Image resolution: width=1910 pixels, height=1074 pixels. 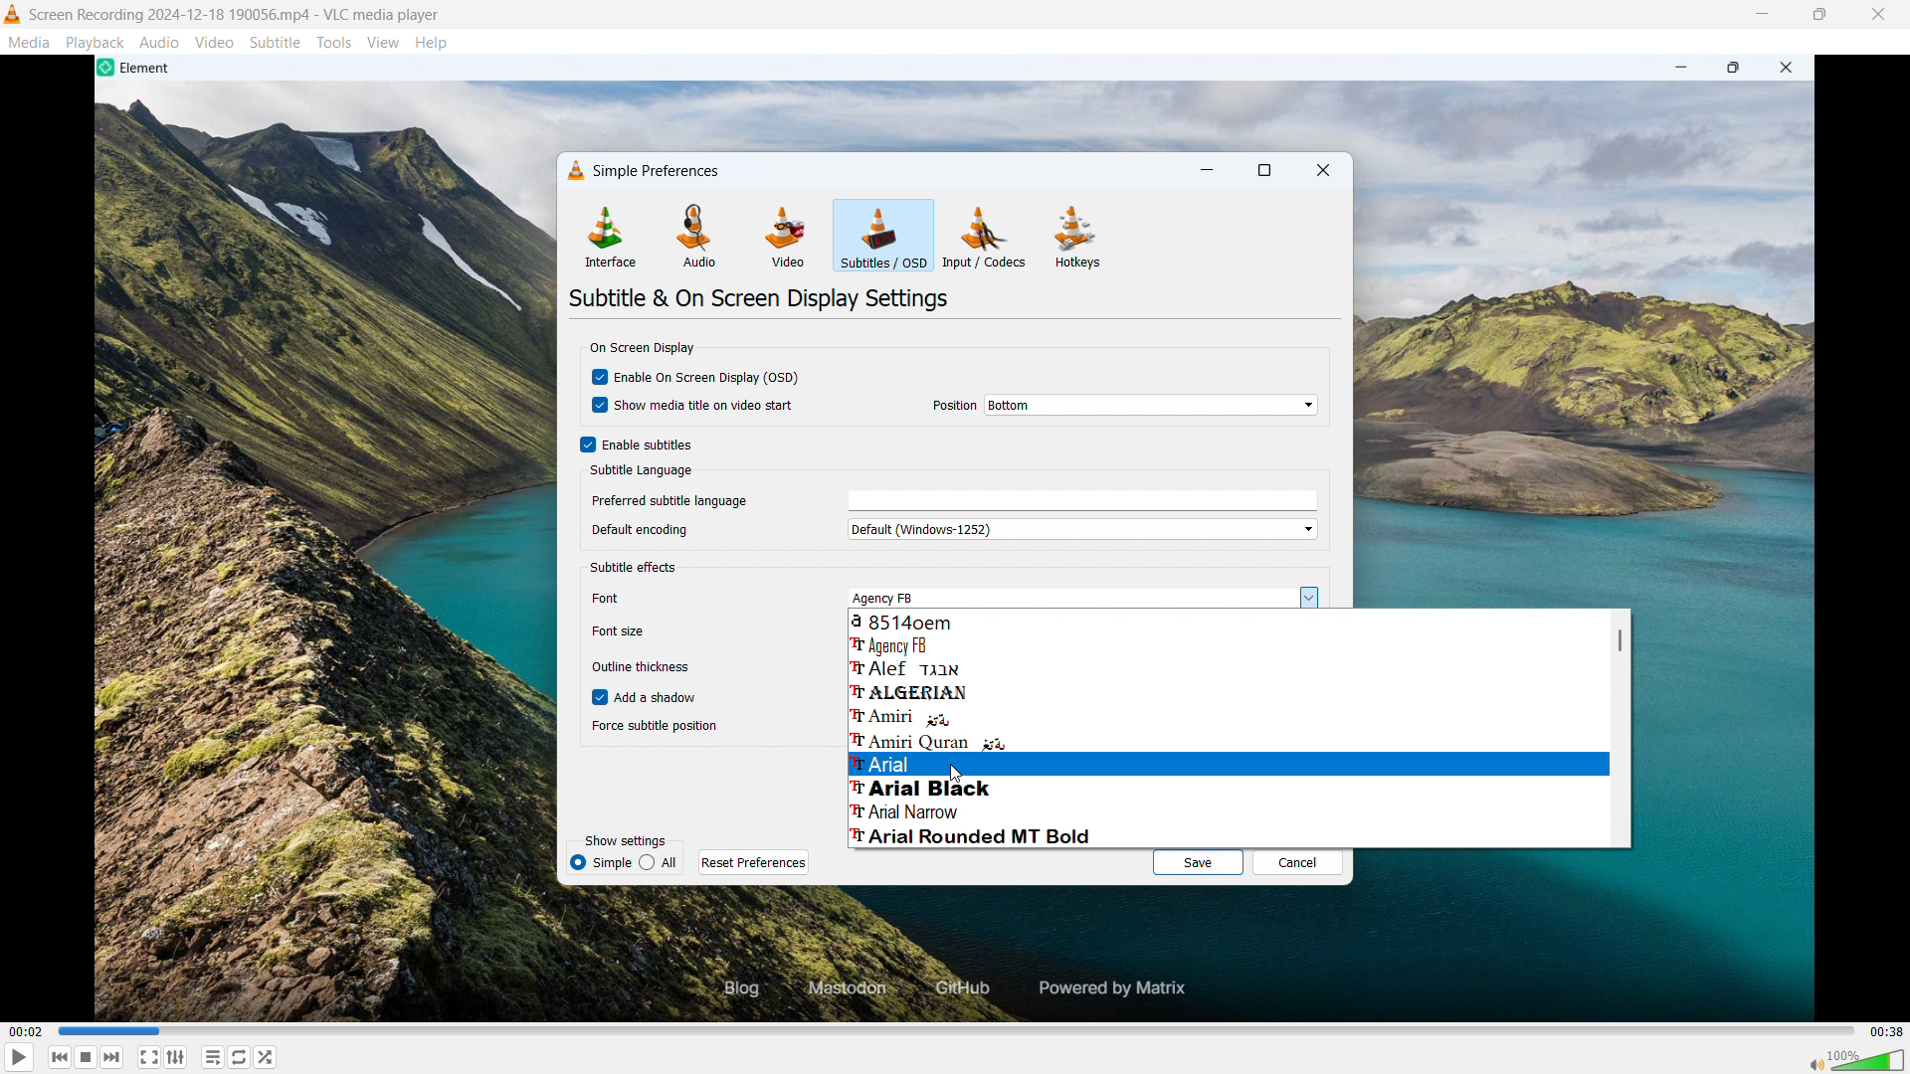 I want to click on subtitle, so click(x=276, y=42).